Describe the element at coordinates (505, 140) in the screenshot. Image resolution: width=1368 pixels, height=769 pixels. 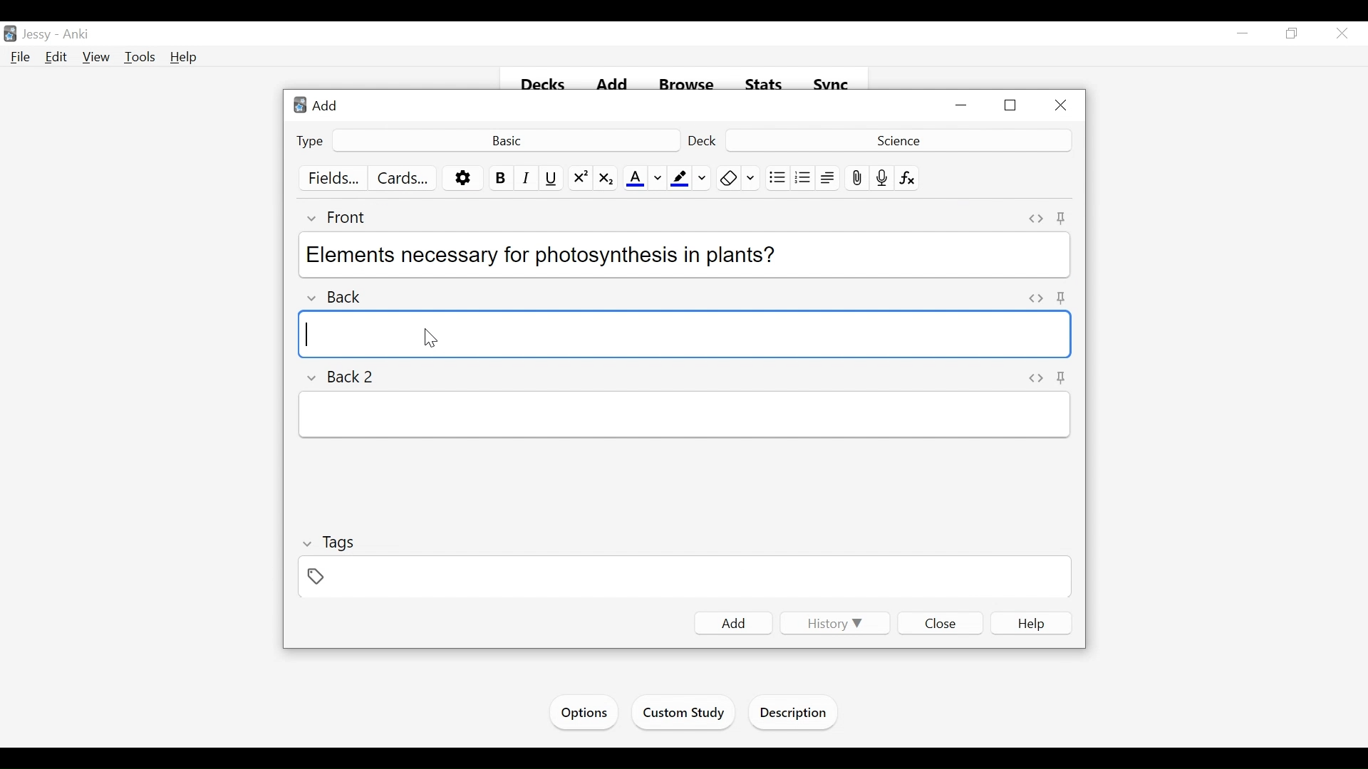
I see `Basic` at that location.